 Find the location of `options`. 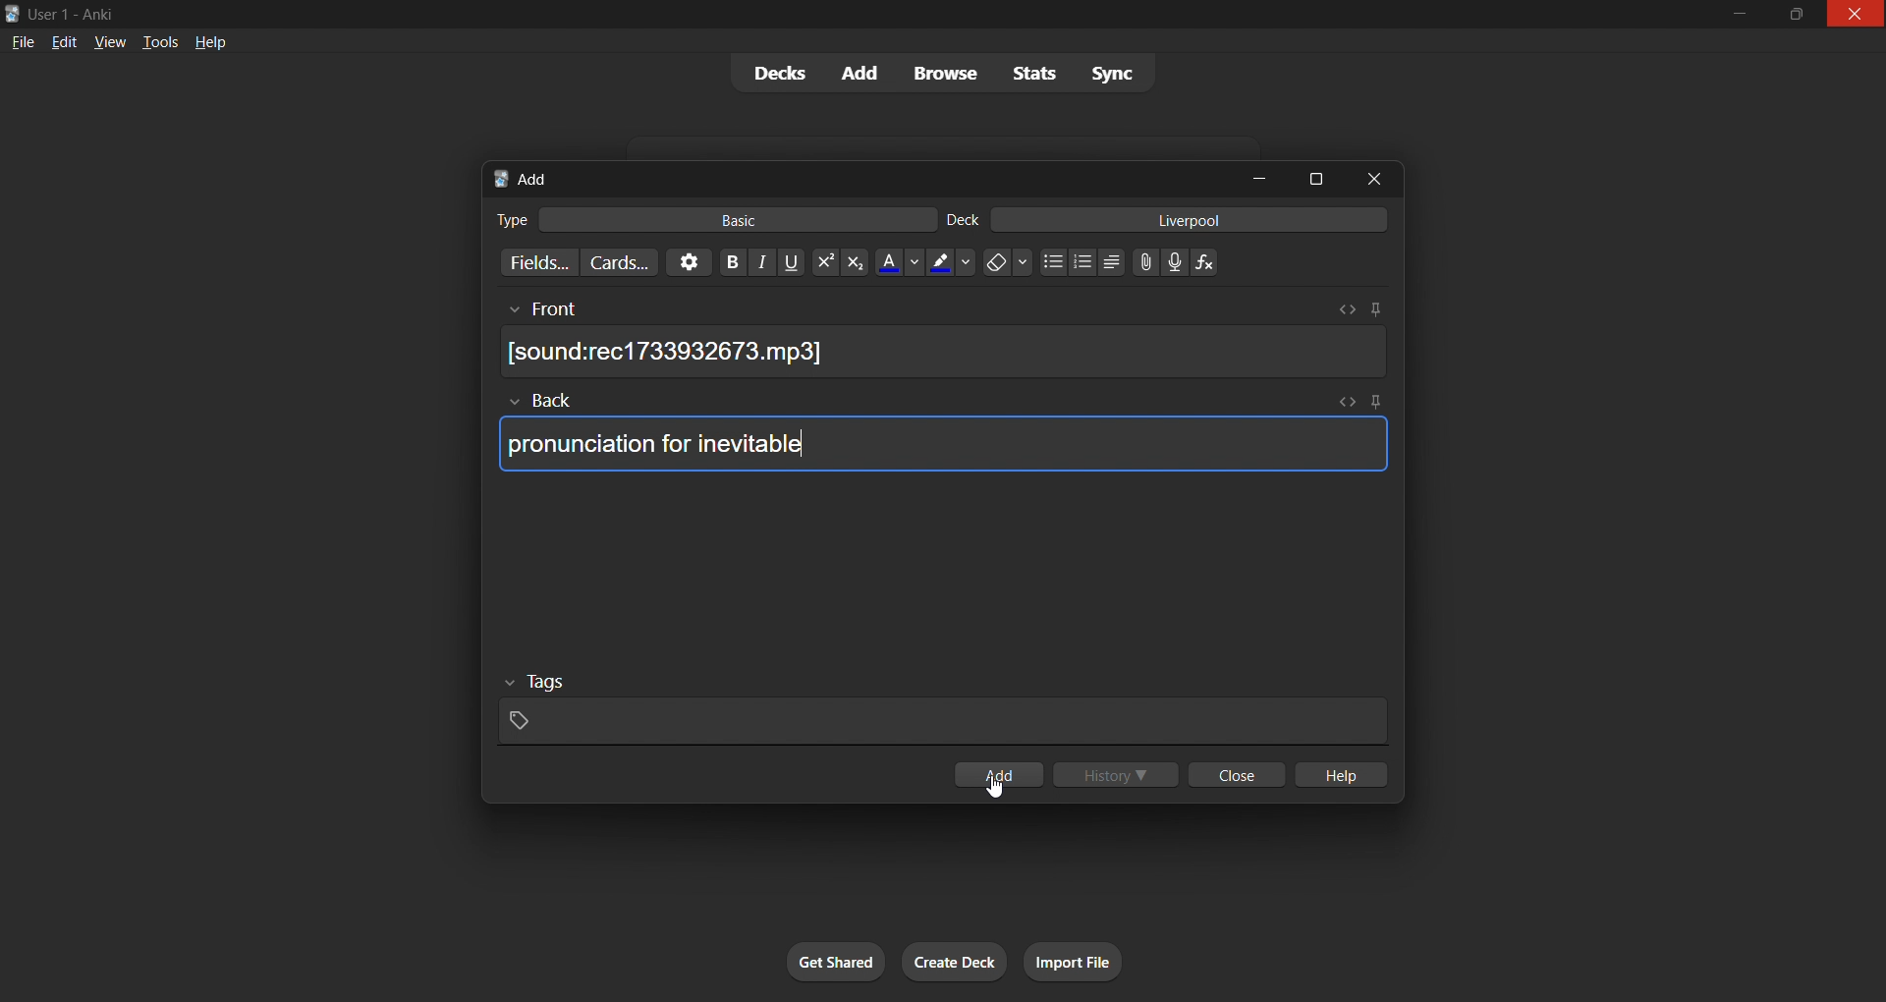

options is located at coordinates (684, 262).